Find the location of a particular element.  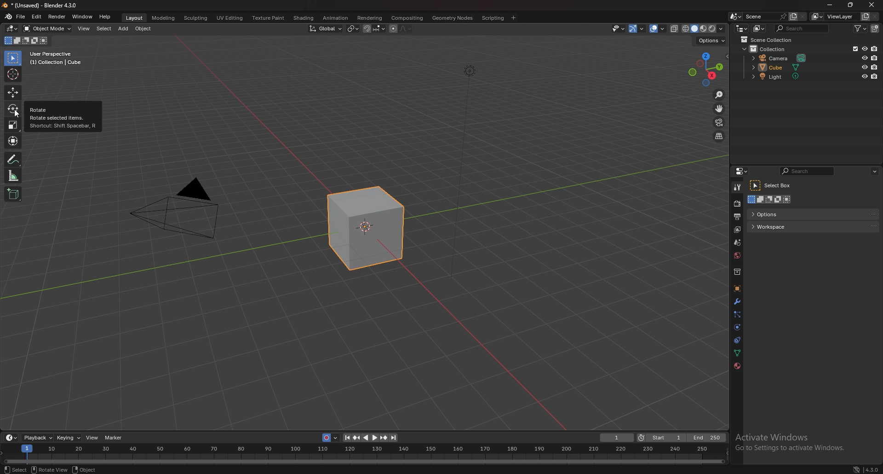

collection is located at coordinates (737, 272).